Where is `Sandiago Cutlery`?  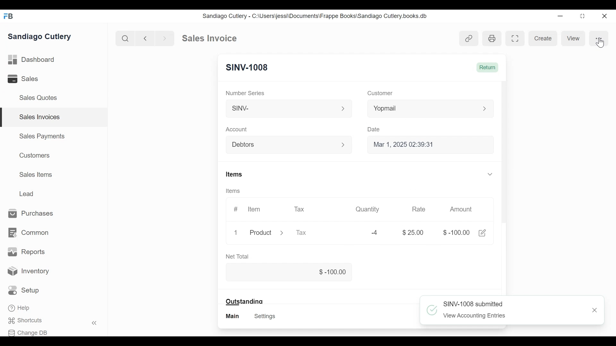 Sandiago Cutlery is located at coordinates (40, 36).